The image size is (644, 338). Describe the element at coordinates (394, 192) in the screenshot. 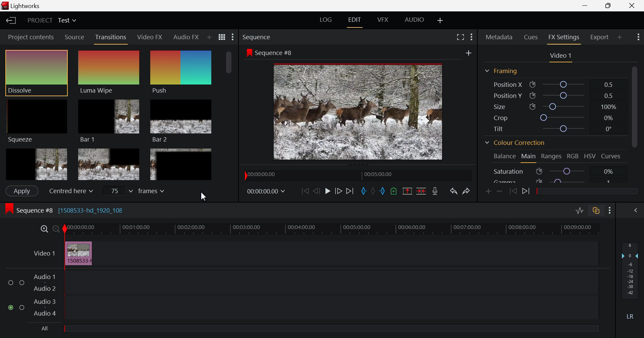

I see `Mark Cue` at that location.